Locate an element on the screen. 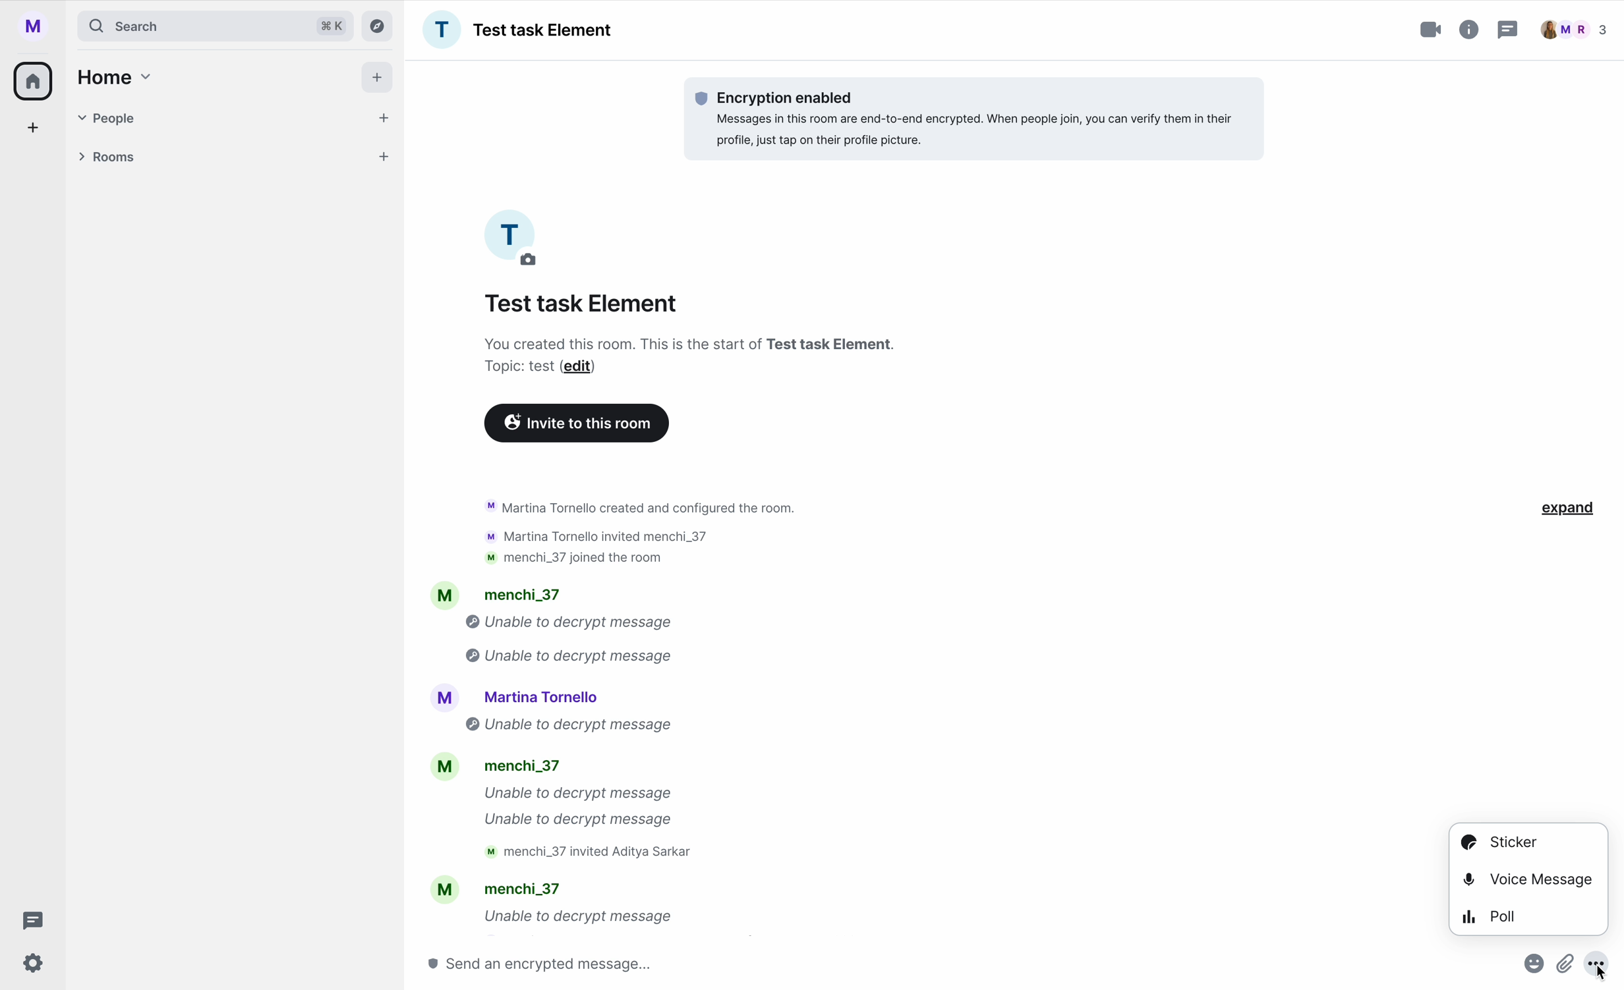 The width and height of the screenshot is (1624, 990). send a message is located at coordinates (567, 963).